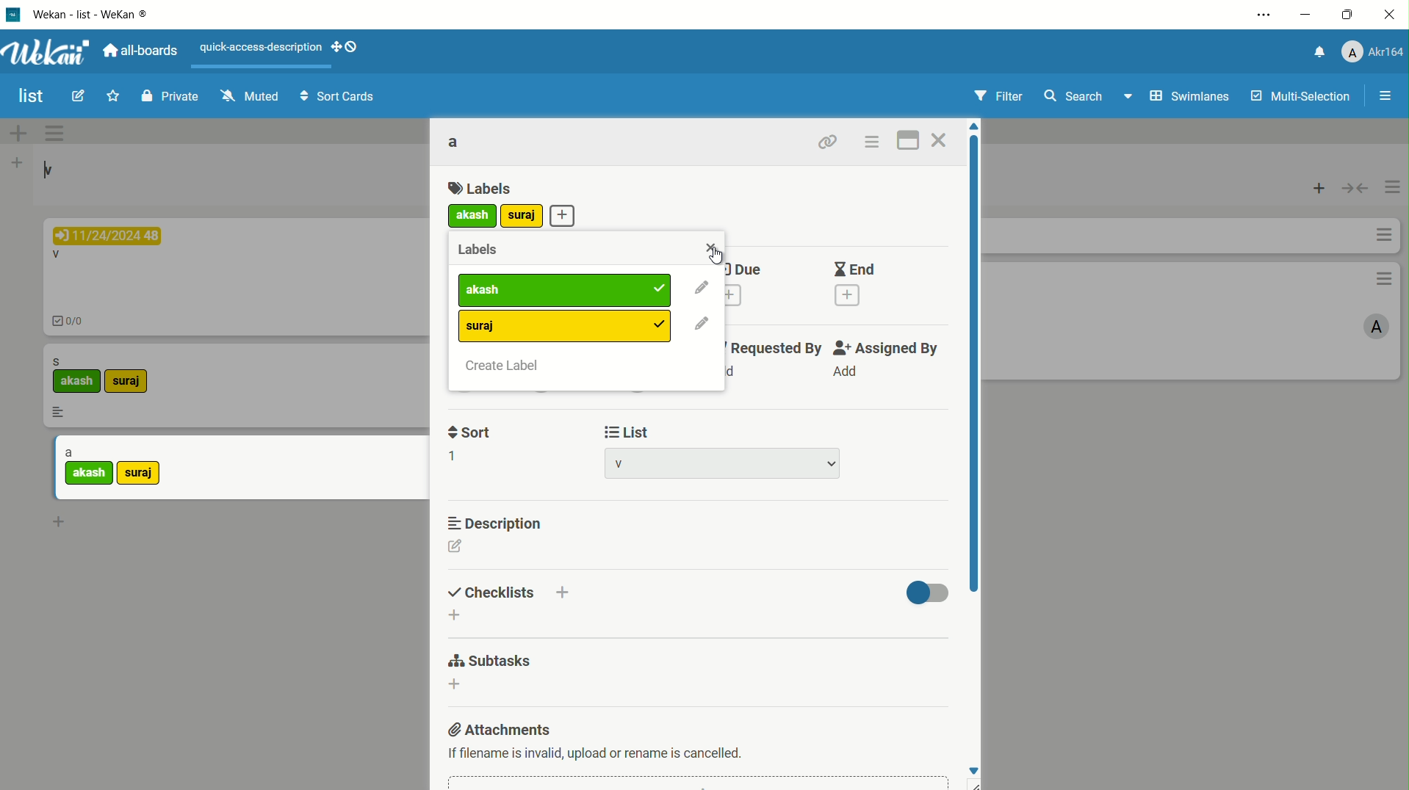 The width and height of the screenshot is (1409, 790). Describe the element at coordinates (1386, 96) in the screenshot. I see `open/close sidebar` at that location.